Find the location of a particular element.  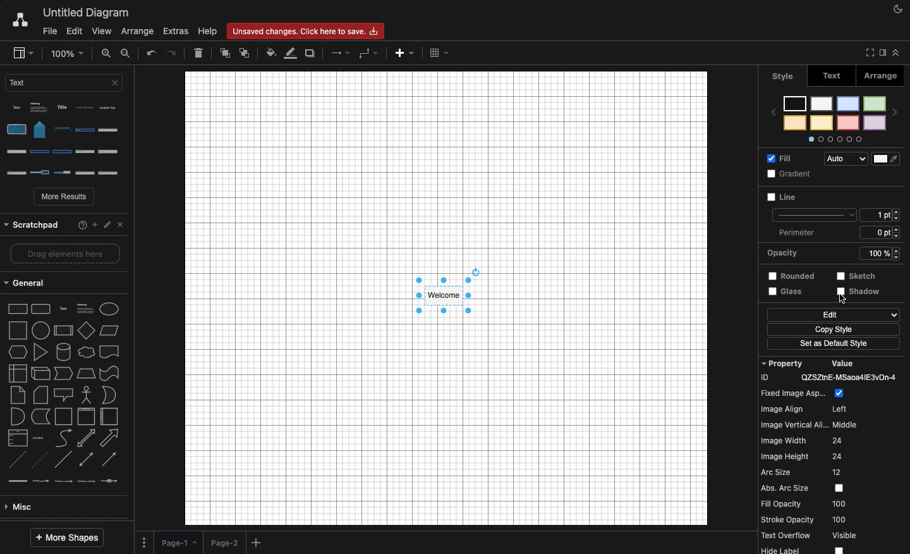

Size is located at coordinates (883, 195).